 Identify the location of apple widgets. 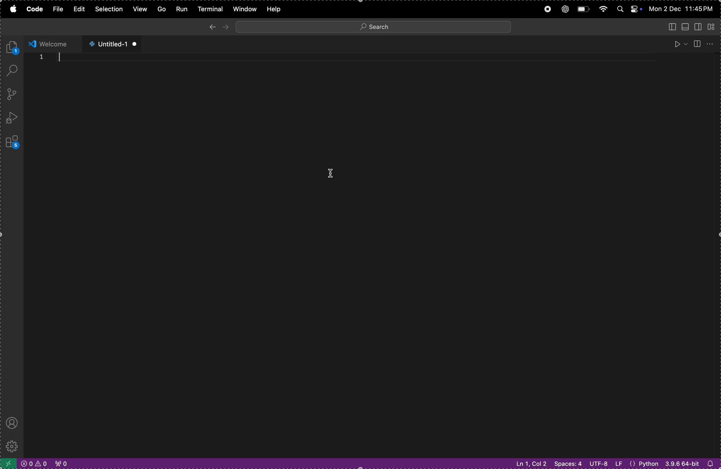
(627, 8).